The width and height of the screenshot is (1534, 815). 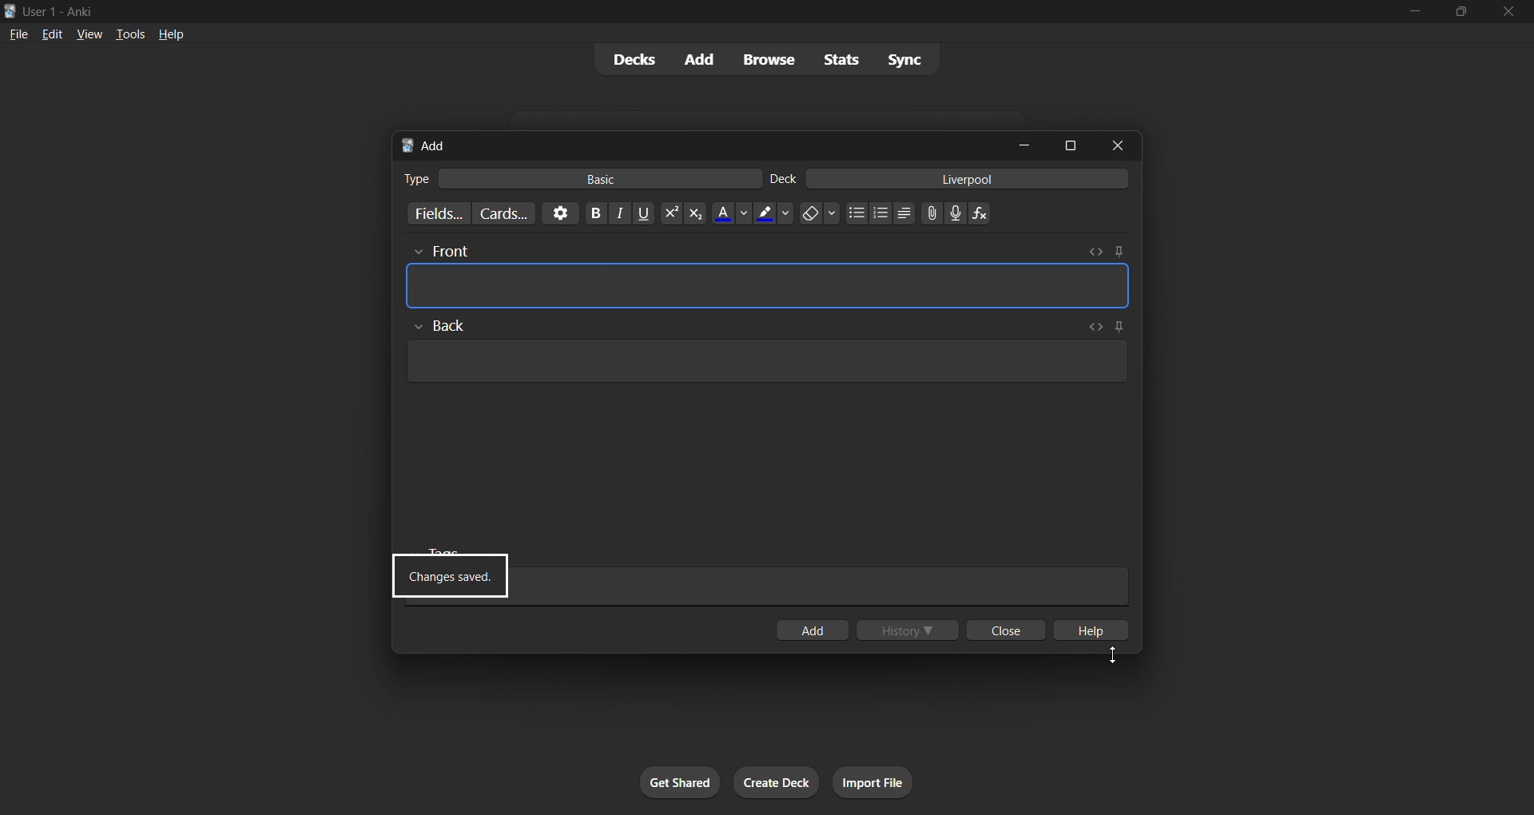 What do you see at coordinates (878, 784) in the screenshot?
I see `import file` at bounding box center [878, 784].